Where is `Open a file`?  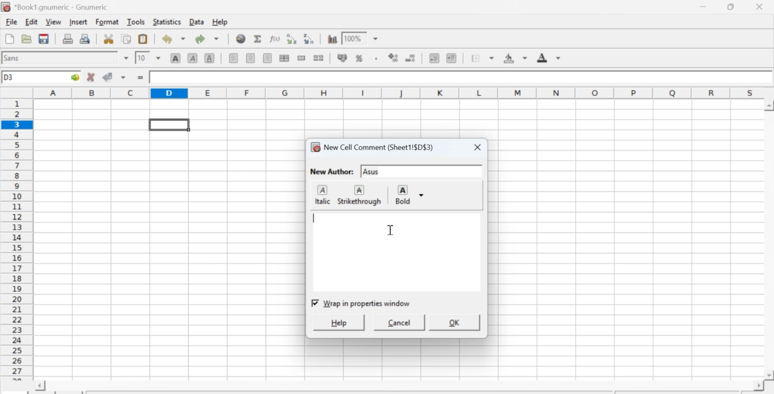 Open a file is located at coordinates (25, 39).